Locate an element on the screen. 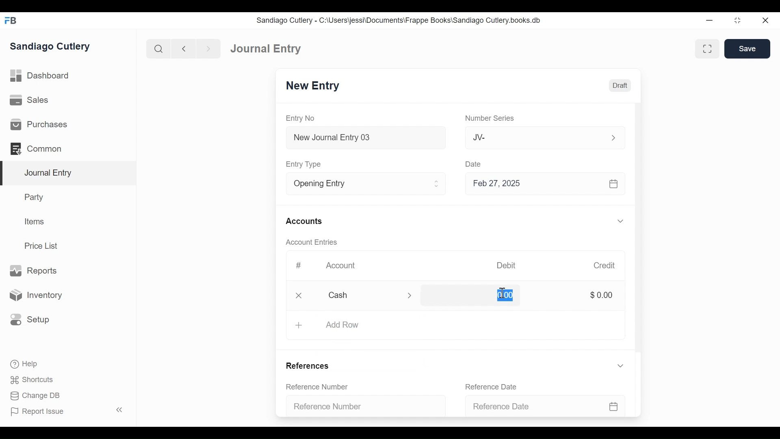  Restore is located at coordinates (737, 20).